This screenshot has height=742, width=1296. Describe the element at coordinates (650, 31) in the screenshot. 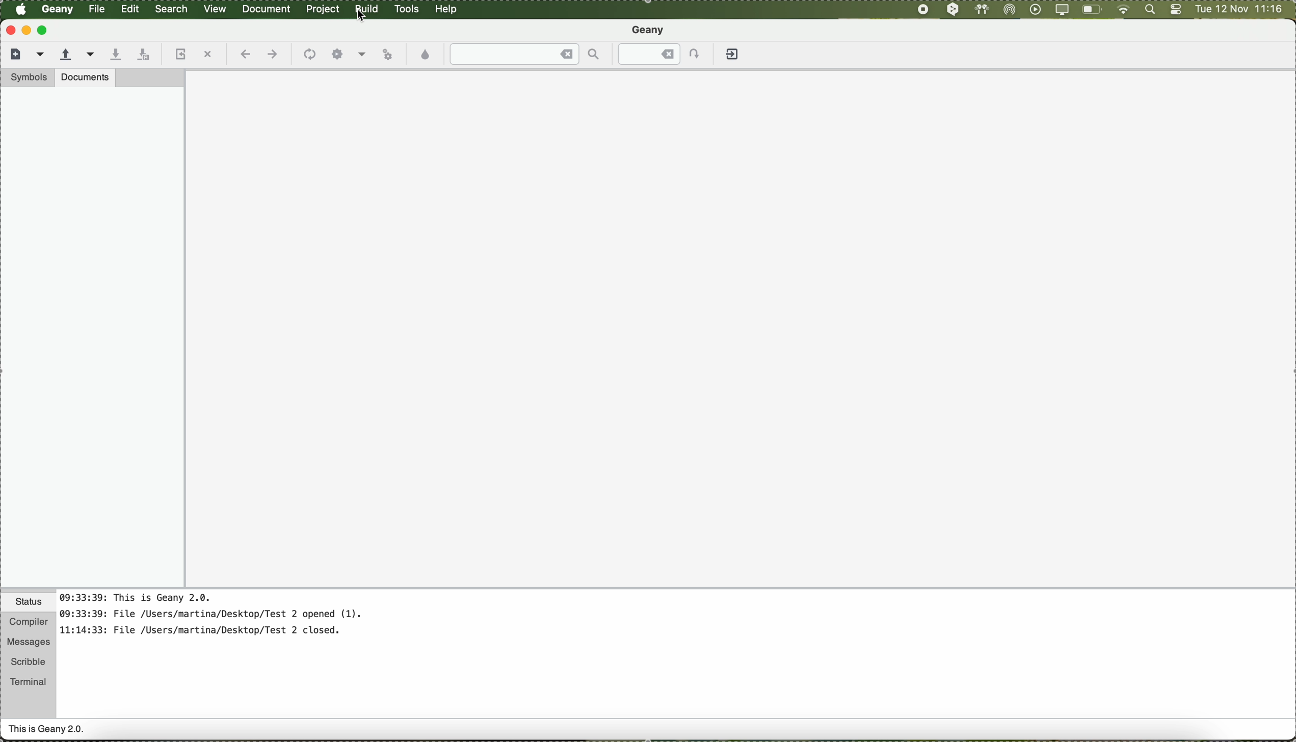

I see `Geany` at that location.